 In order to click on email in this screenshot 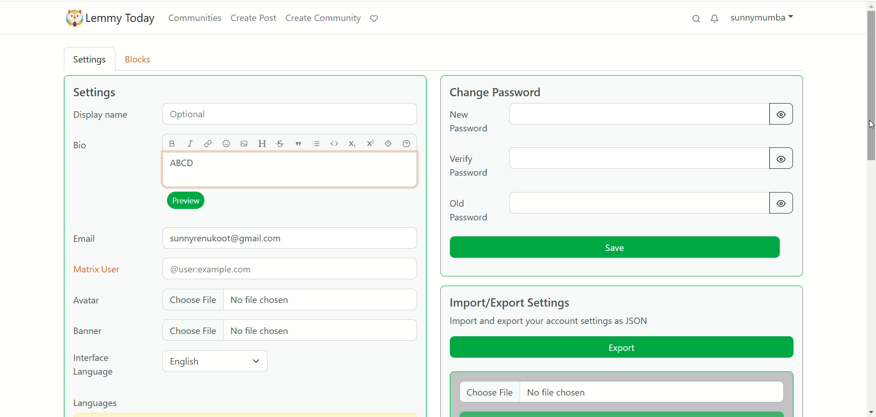, I will do `click(245, 240)`.